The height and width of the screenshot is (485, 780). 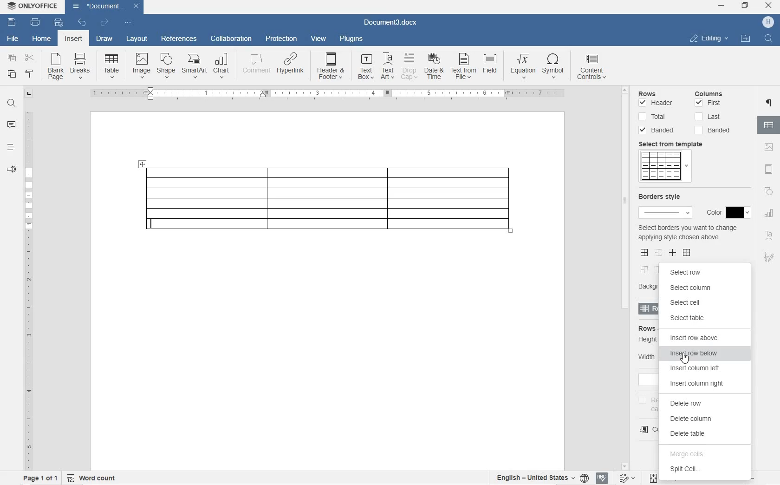 What do you see at coordinates (693, 319) in the screenshot?
I see `select table` at bounding box center [693, 319].